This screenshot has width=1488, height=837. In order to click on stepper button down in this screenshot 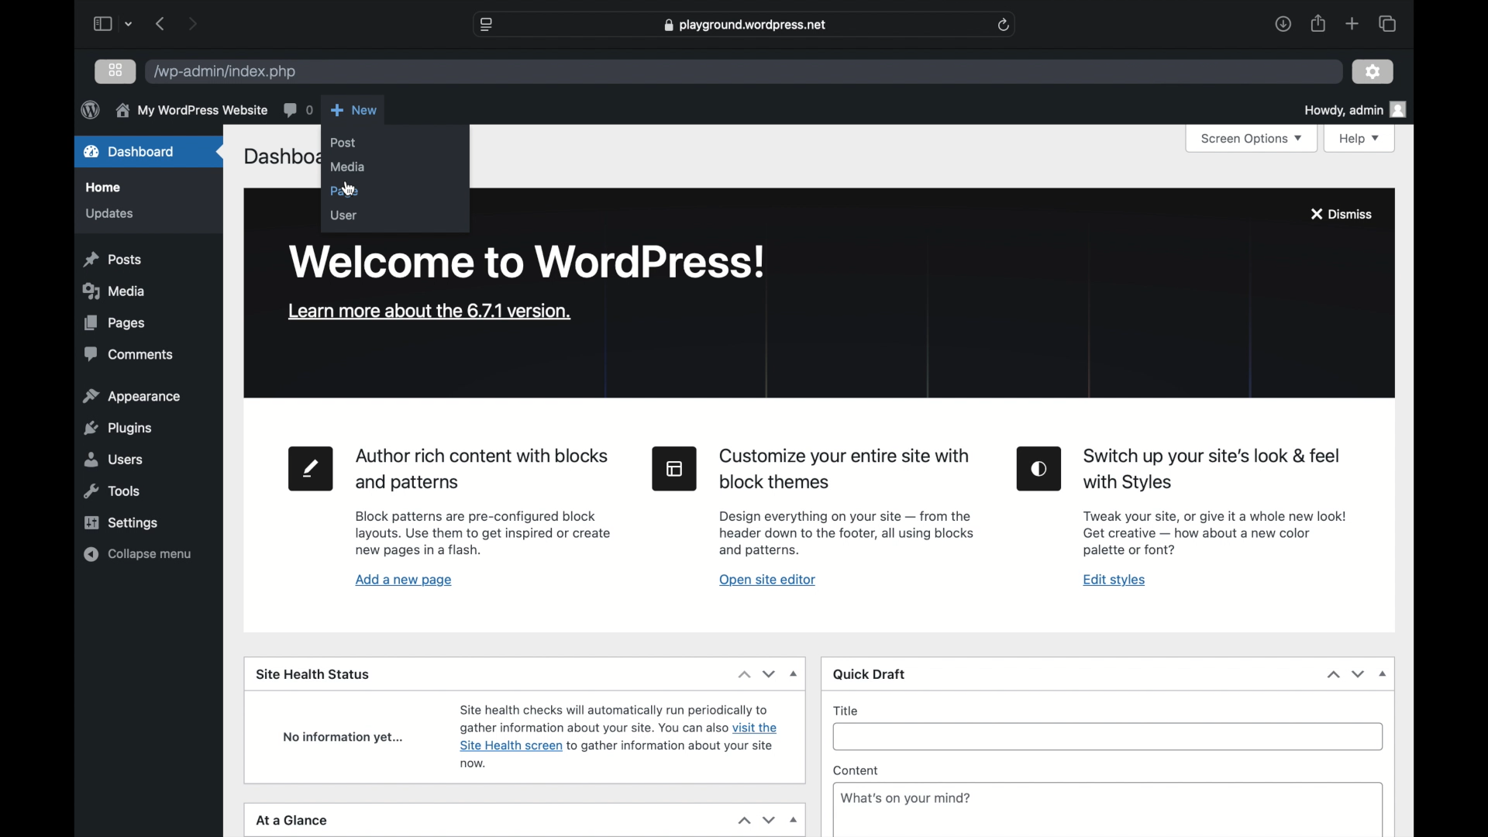, I will do `click(768, 821)`.